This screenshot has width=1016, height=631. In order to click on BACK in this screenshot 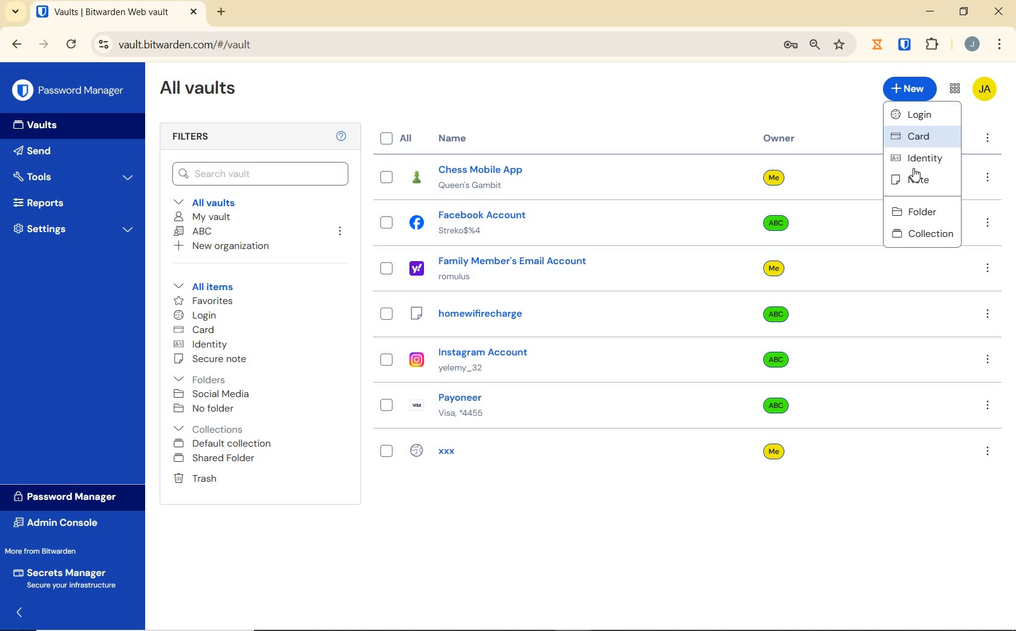, I will do `click(17, 44)`.